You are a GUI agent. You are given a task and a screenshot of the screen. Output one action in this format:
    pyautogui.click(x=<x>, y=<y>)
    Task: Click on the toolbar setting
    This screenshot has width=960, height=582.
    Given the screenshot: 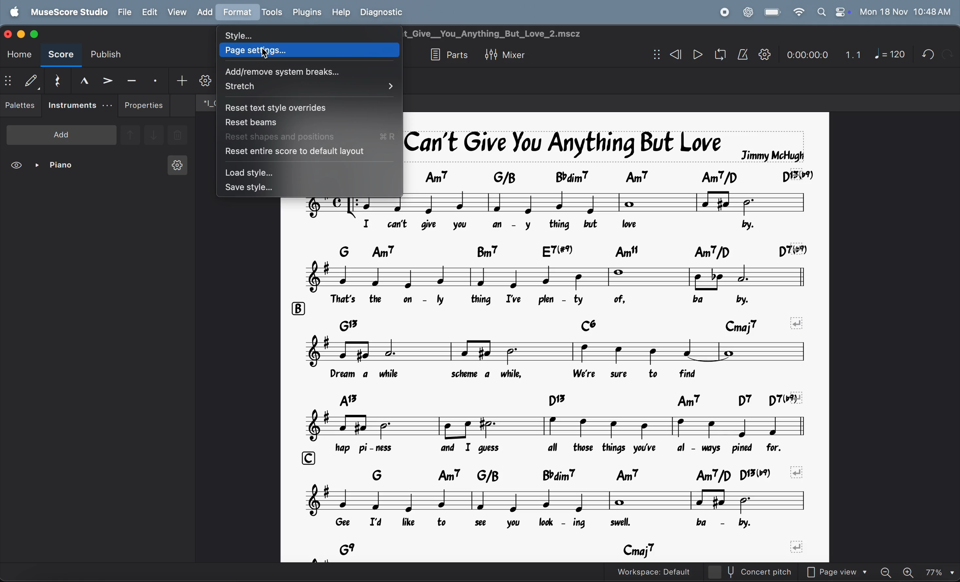 What is the action you would take?
    pyautogui.click(x=205, y=81)
    